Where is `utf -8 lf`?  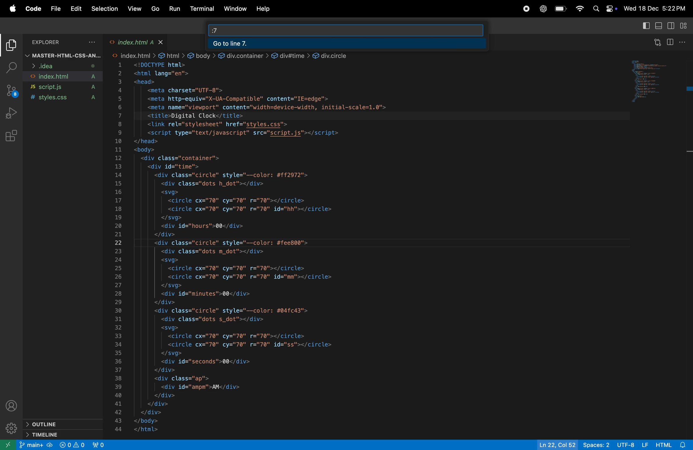
utf -8 lf is located at coordinates (633, 444).